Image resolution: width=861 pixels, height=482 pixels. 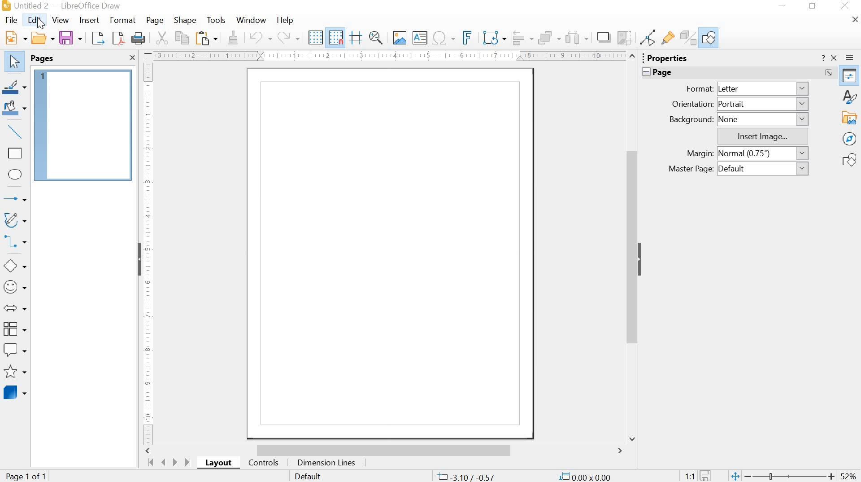 I want to click on Stars and Banners (double click for multi-selection), so click(x=16, y=371).